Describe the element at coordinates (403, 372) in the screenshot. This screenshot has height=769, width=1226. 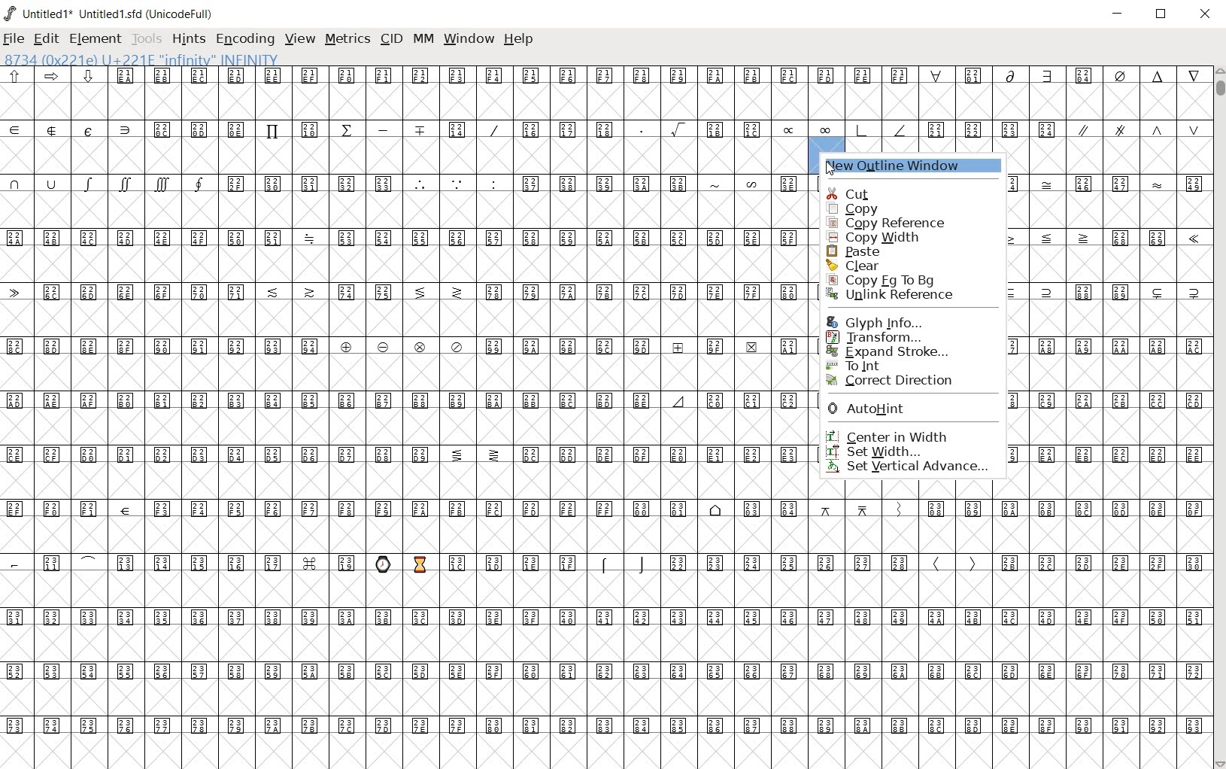
I see `empty glyph slots` at that location.